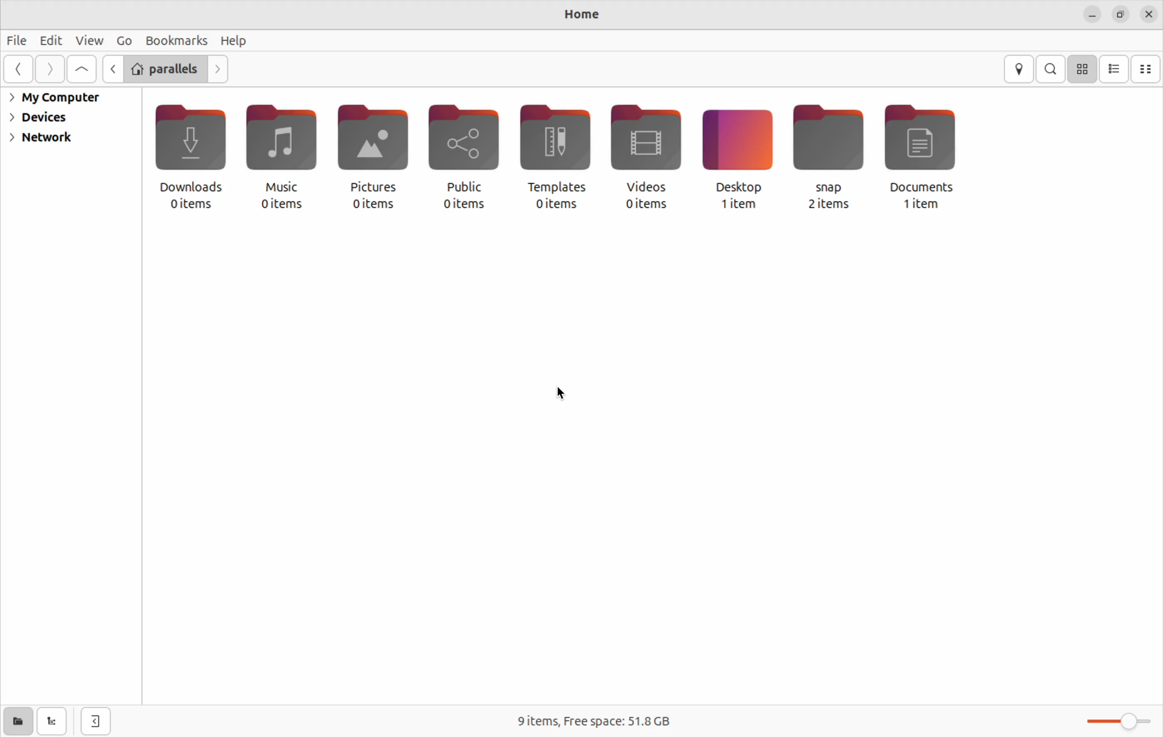 The width and height of the screenshot is (1163, 737). I want to click on documents 1 item, so click(921, 157).